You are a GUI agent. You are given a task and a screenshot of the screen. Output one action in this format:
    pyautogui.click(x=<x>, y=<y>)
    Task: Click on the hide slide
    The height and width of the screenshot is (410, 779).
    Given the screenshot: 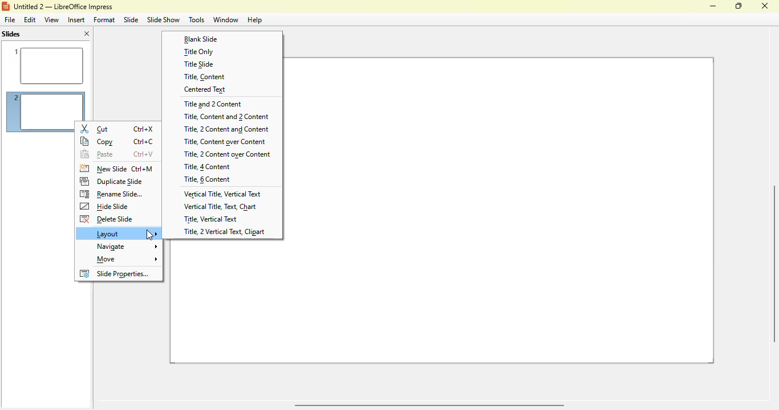 What is the action you would take?
    pyautogui.click(x=105, y=207)
    